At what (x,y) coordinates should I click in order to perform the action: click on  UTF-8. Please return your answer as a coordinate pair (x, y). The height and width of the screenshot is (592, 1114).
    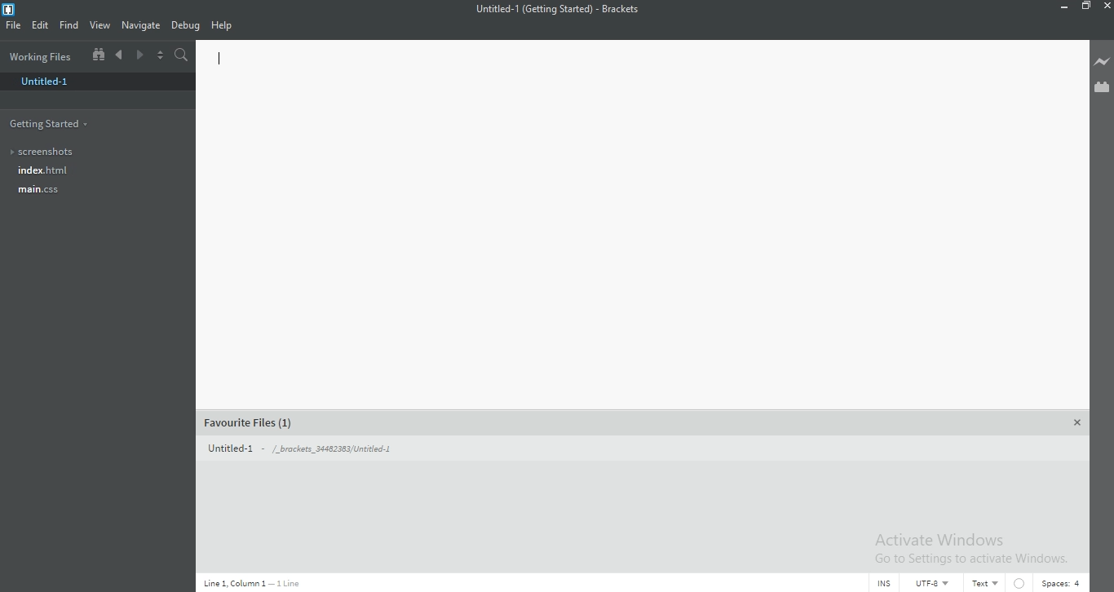
    Looking at the image, I should click on (932, 585).